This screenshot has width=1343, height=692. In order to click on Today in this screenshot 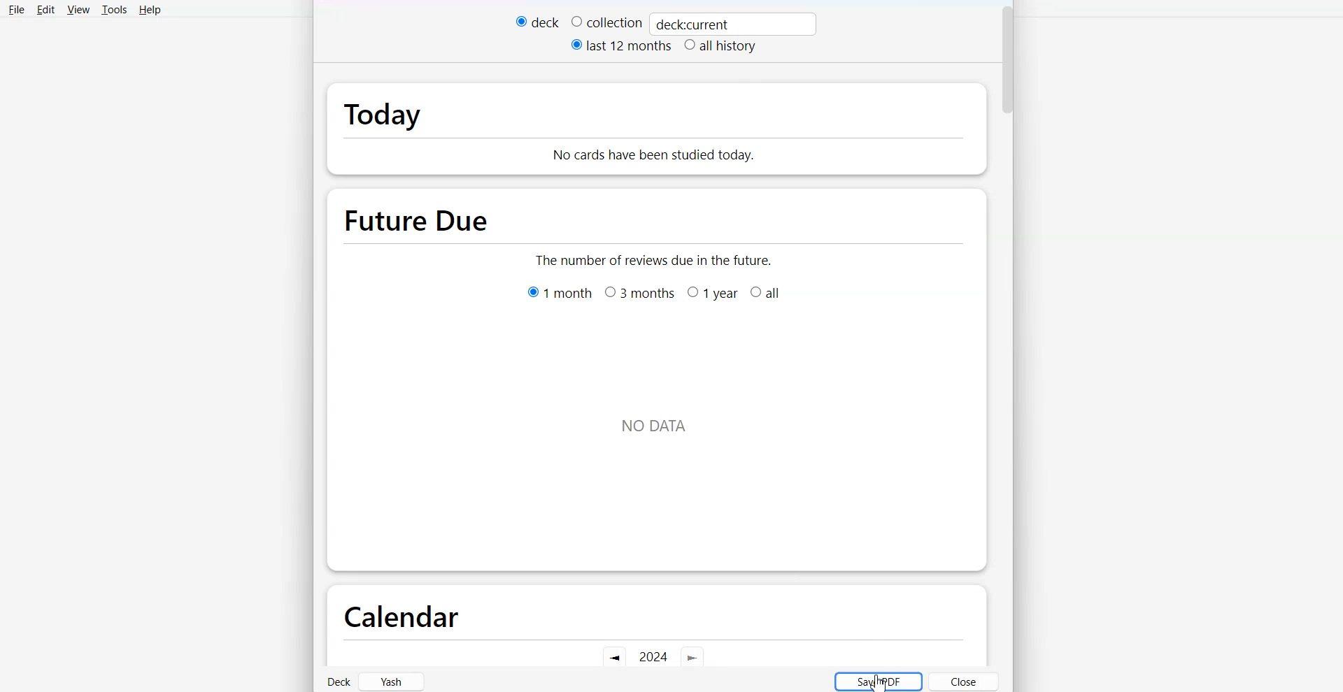, I will do `click(423, 110)`.